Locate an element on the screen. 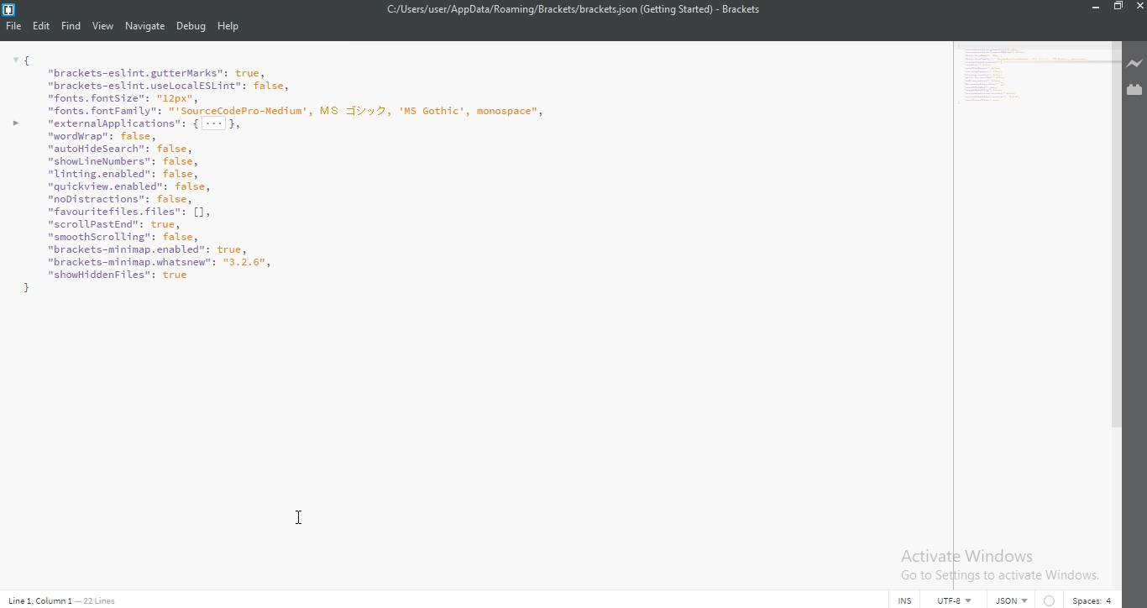 The image size is (1147, 608). Find is located at coordinates (71, 25).